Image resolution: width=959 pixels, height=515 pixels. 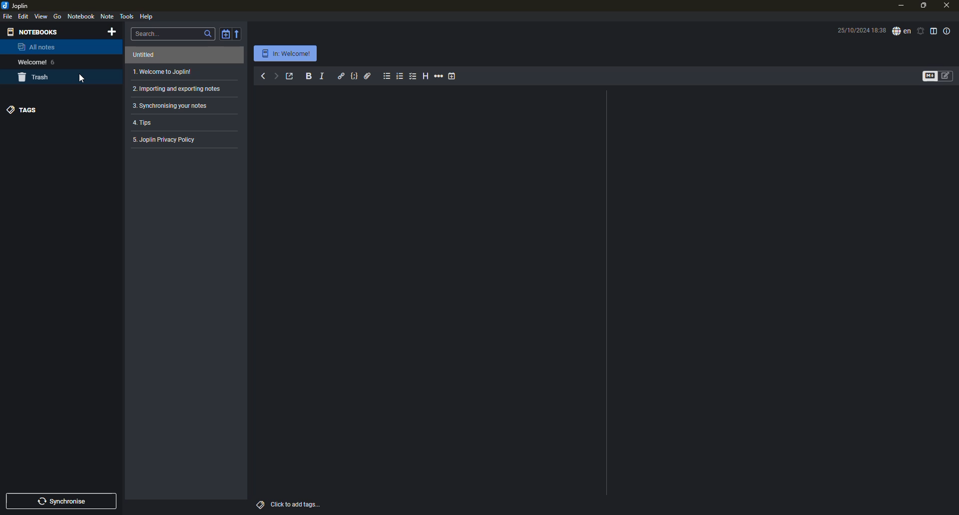 I want to click on attach file, so click(x=369, y=75).